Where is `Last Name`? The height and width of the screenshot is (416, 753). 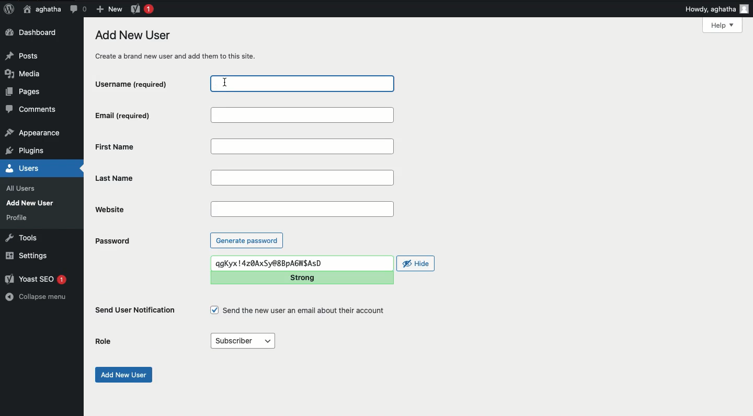
Last Name is located at coordinates (303, 179).